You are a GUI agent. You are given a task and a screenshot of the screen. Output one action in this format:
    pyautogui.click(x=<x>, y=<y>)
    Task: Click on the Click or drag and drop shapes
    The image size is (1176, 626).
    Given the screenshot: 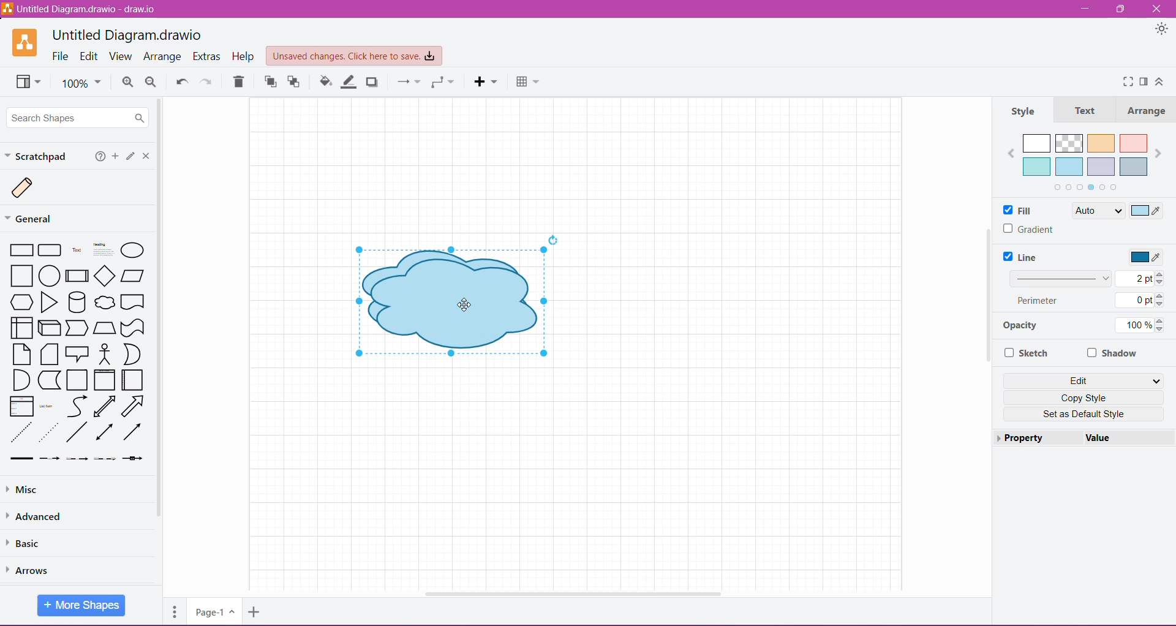 What is the action you would take?
    pyautogui.click(x=131, y=157)
    